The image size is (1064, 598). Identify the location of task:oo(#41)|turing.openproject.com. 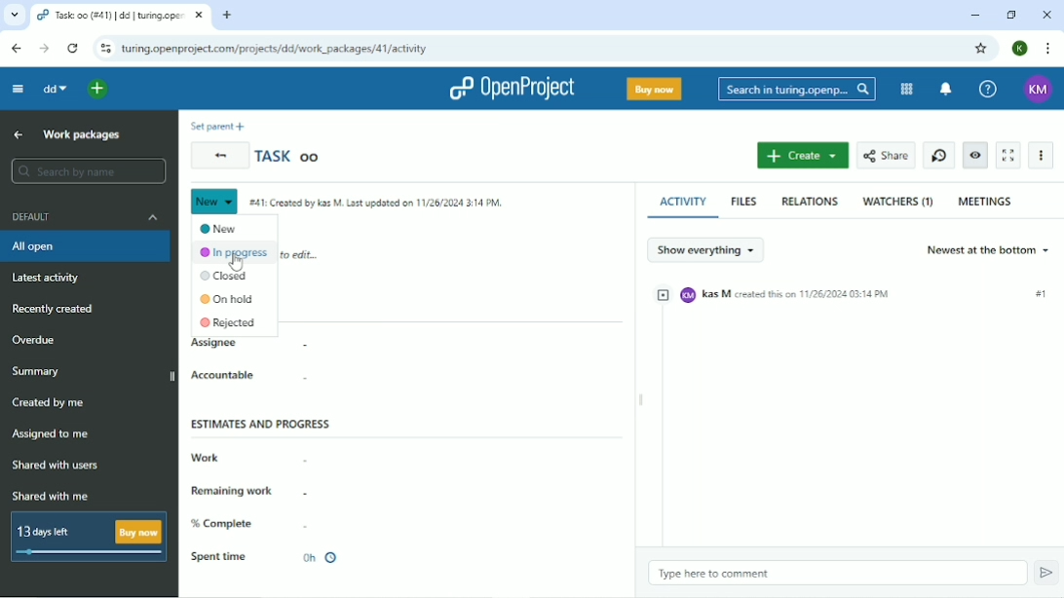
(119, 16).